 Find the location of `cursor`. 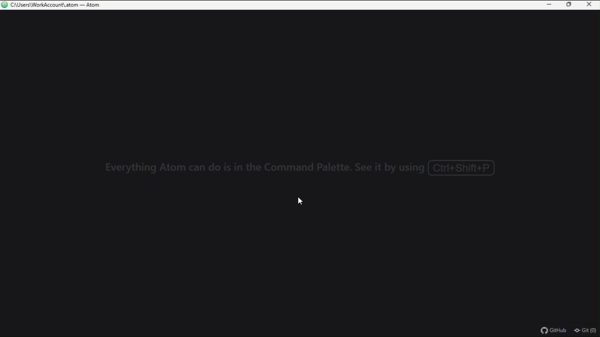

cursor is located at coordinates (299, 201).